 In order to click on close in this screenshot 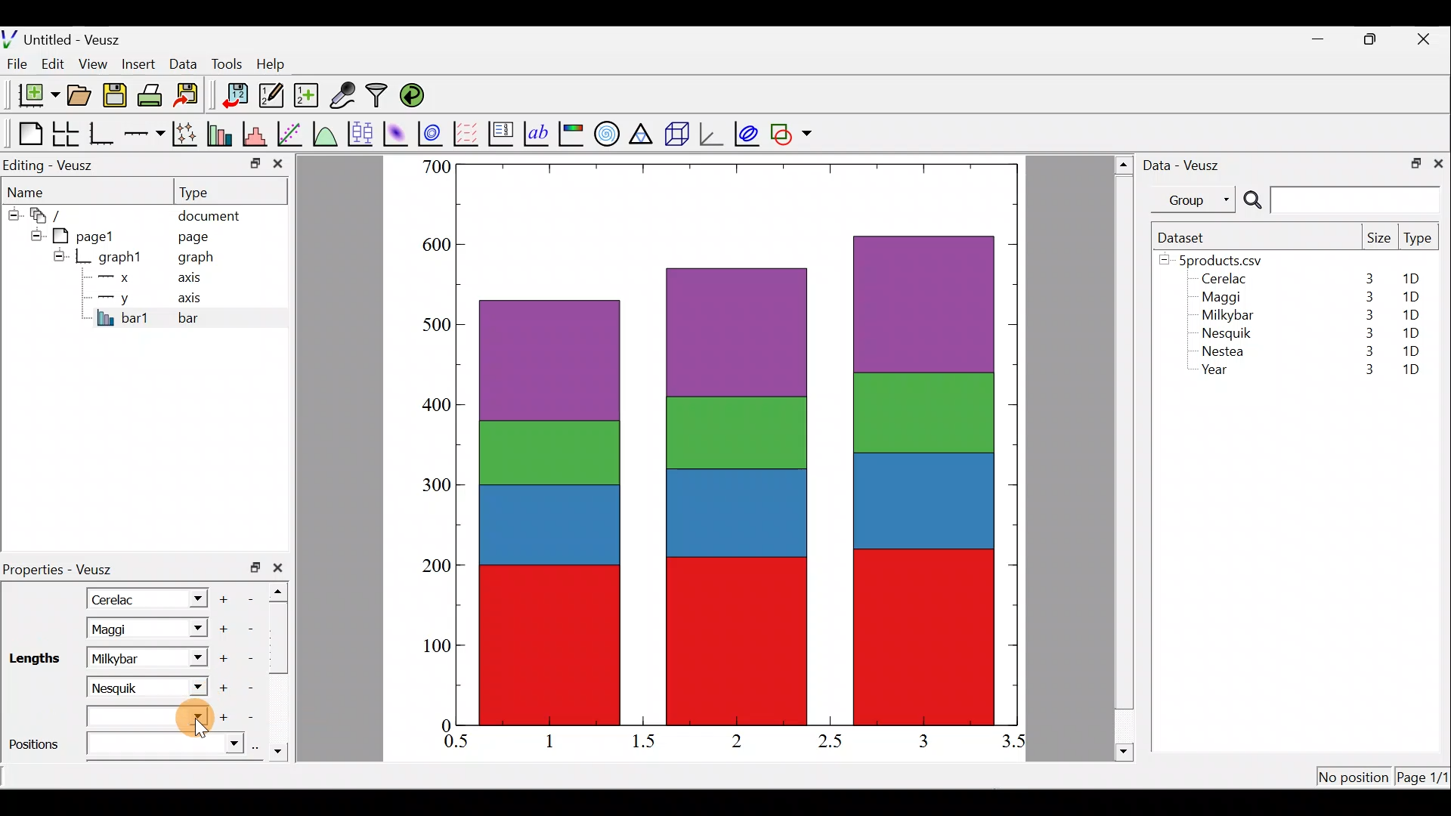, I will do `click(1425, 39)`.